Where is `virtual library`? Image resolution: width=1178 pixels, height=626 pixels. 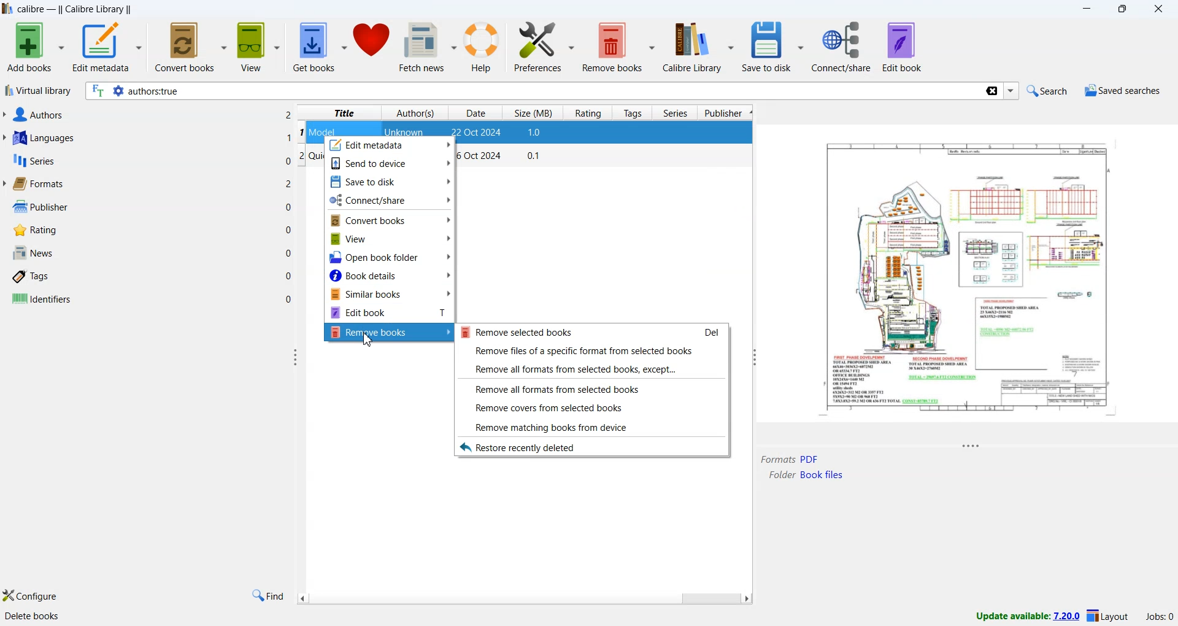
virtual library is located at coordinates (37, 92).